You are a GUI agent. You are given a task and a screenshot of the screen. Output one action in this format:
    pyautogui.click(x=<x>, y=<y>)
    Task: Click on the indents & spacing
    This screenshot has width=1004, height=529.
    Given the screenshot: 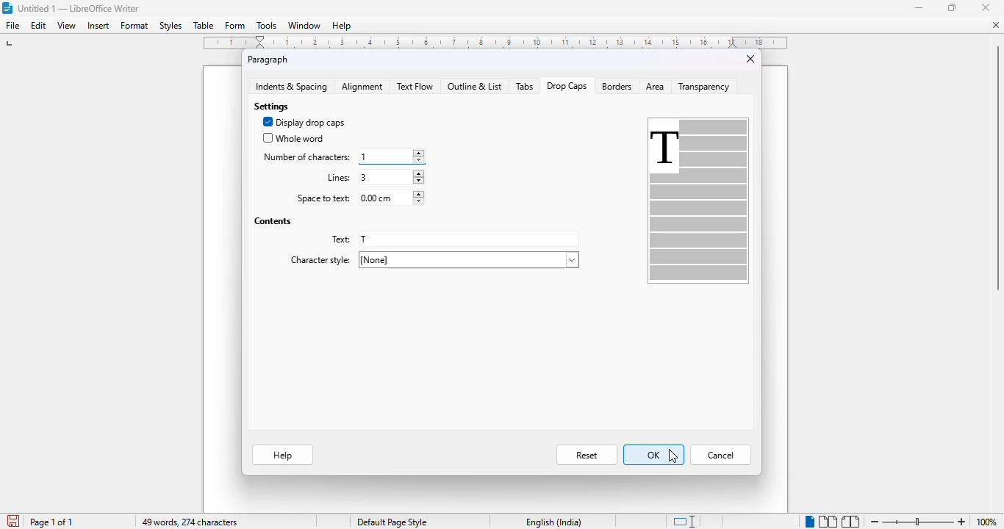 What is the action you would take?
    pyautogui.click(x=291, y=87)
    